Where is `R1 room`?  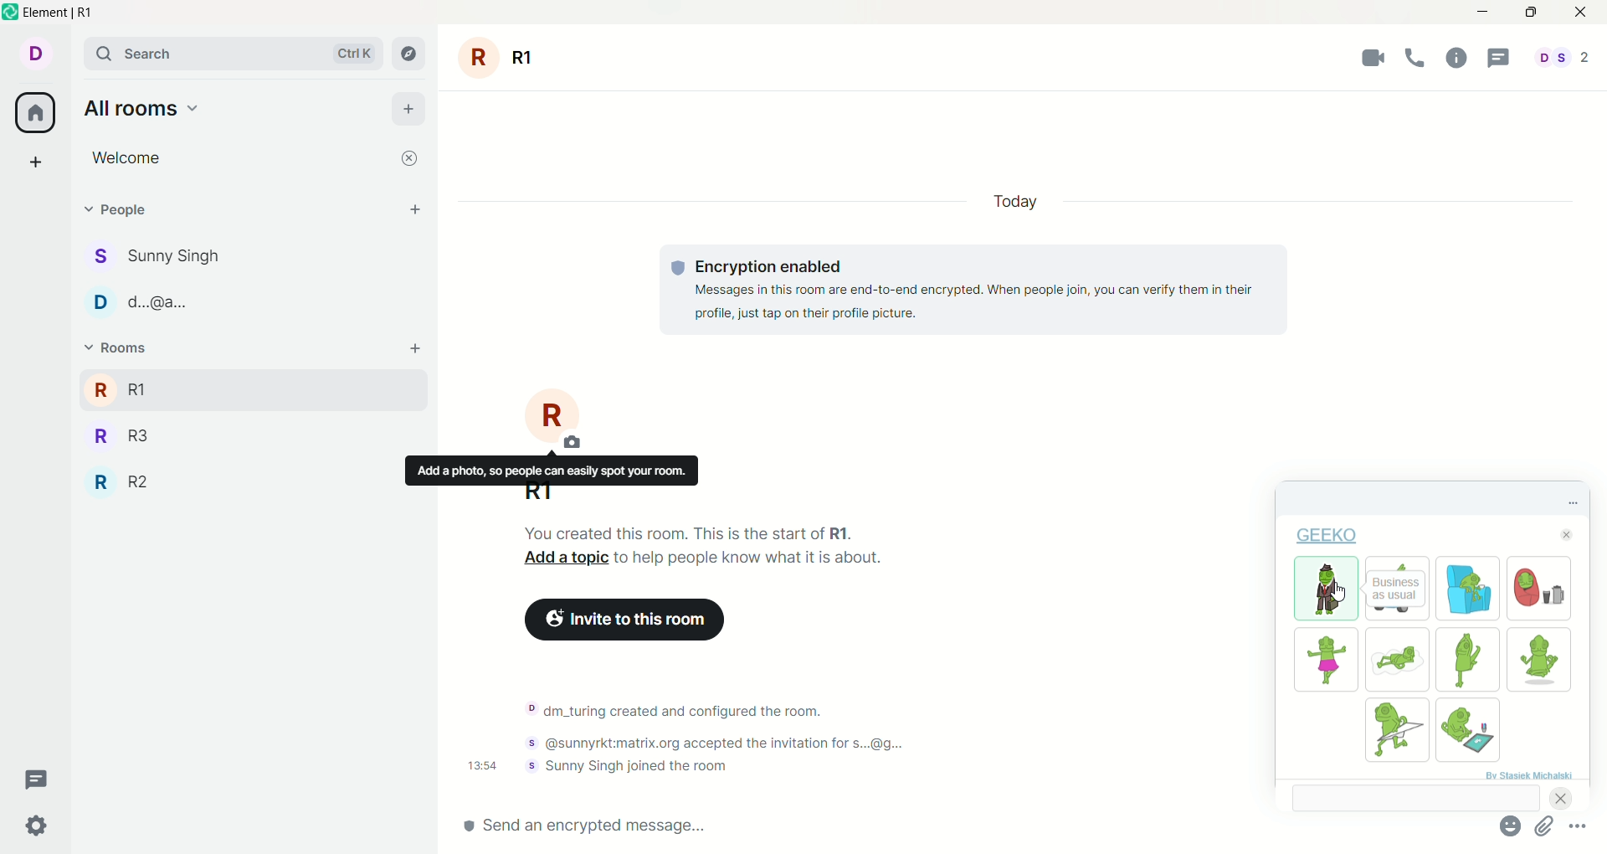 R1 room is located at coordinates (226, 389).